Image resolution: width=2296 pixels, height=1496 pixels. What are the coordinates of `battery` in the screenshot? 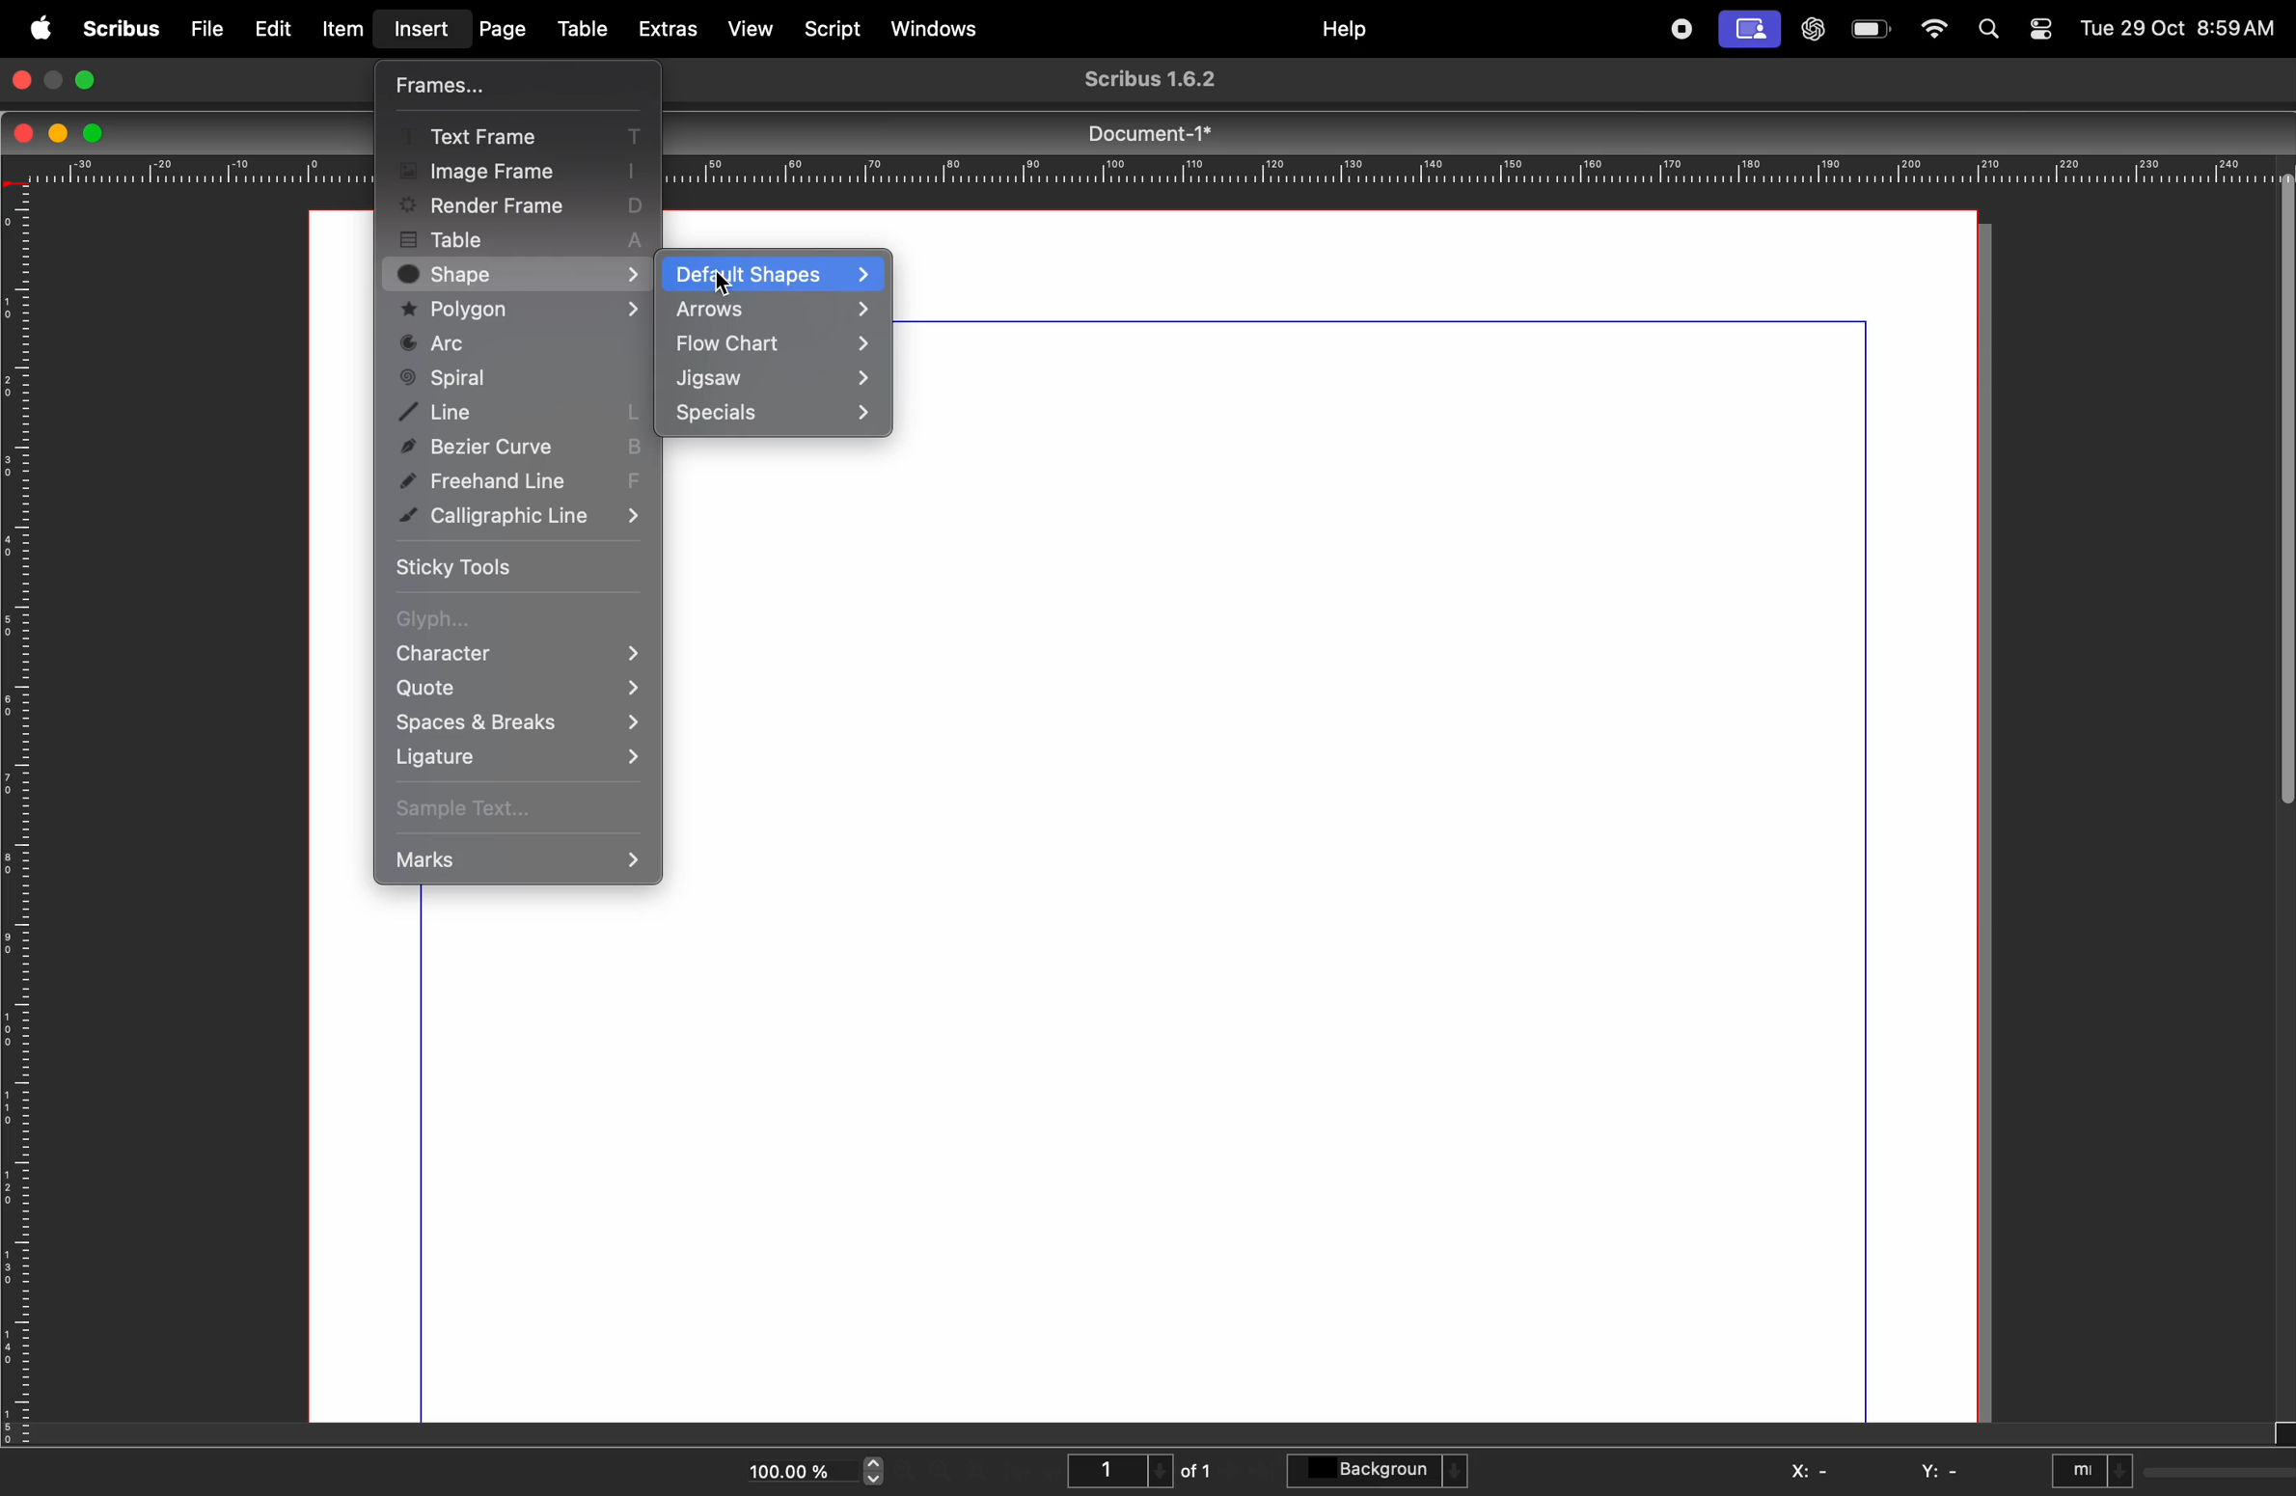 It's located at (1871, 31).